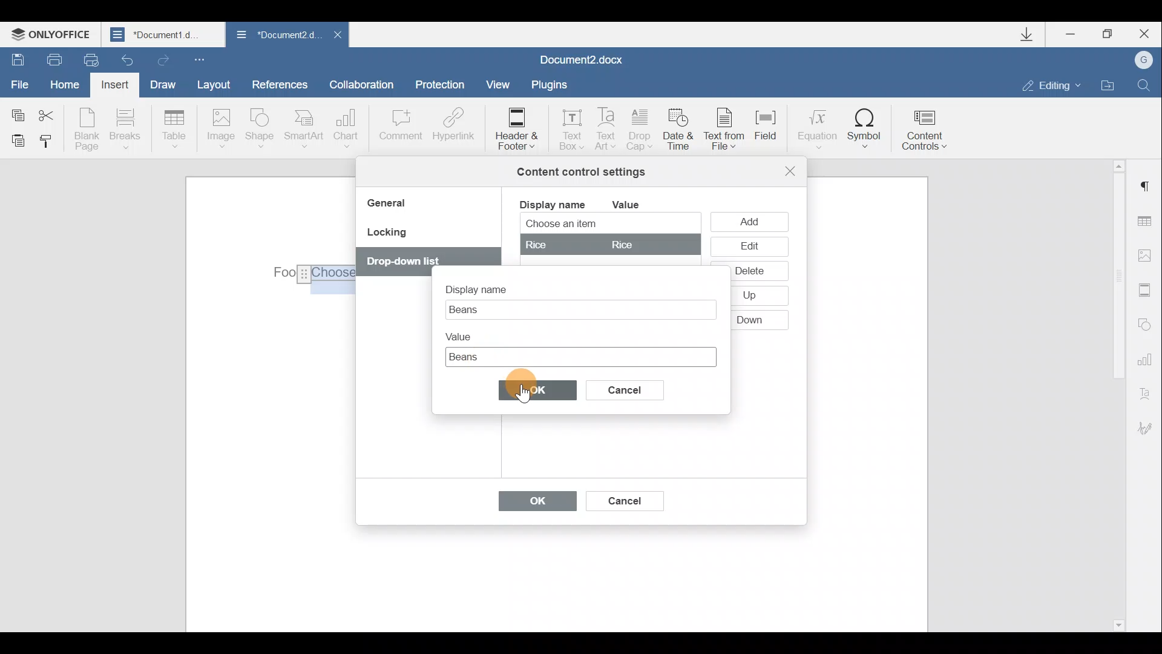  Describe the element at coordinates (865, 128) in the screenshot. I see `Symbol` at that location.